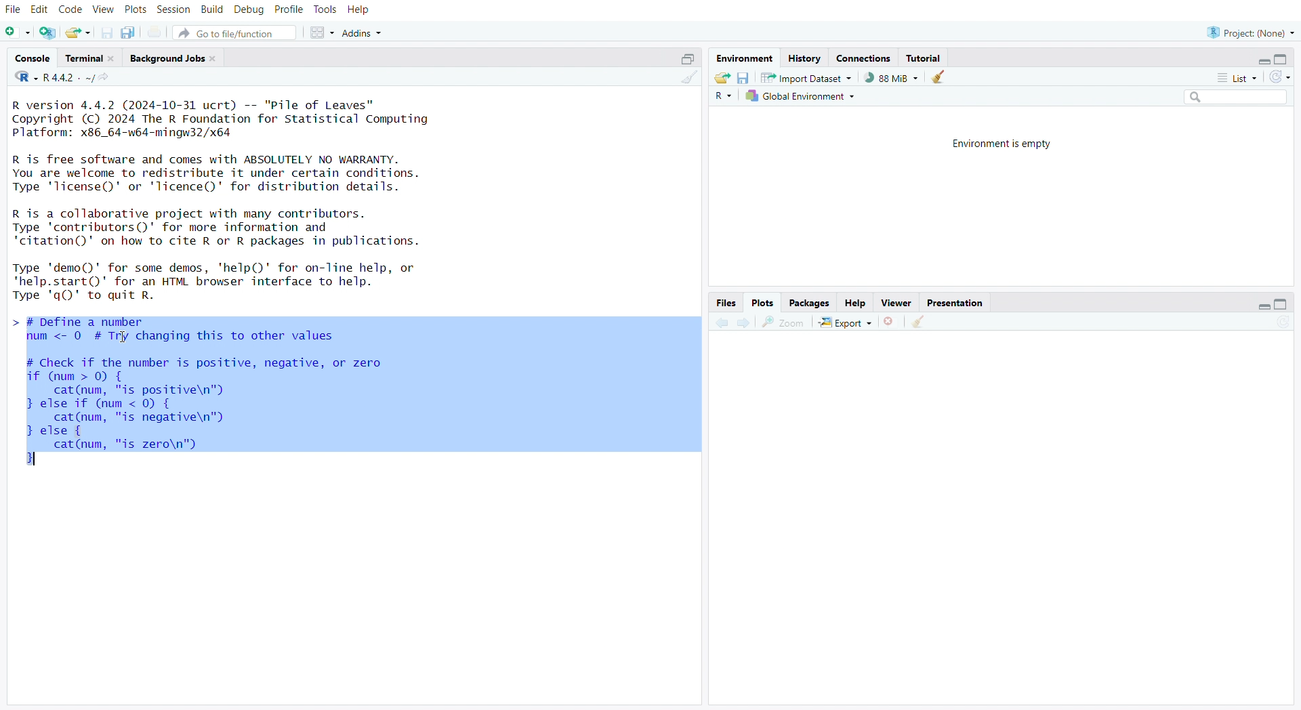 This screenshot has width=1301, height=710. I want to click on R 4.4.2, so click(55, 78).